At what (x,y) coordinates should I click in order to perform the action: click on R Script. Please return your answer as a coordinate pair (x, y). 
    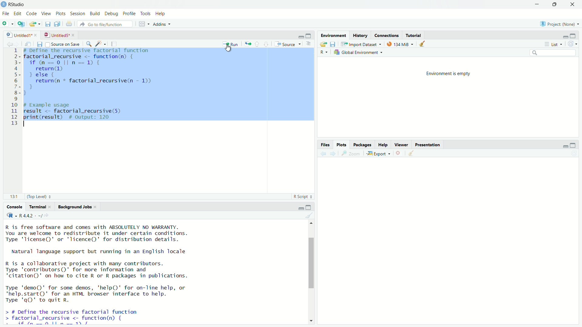
    Looking at the image, I should click on (302, 197).